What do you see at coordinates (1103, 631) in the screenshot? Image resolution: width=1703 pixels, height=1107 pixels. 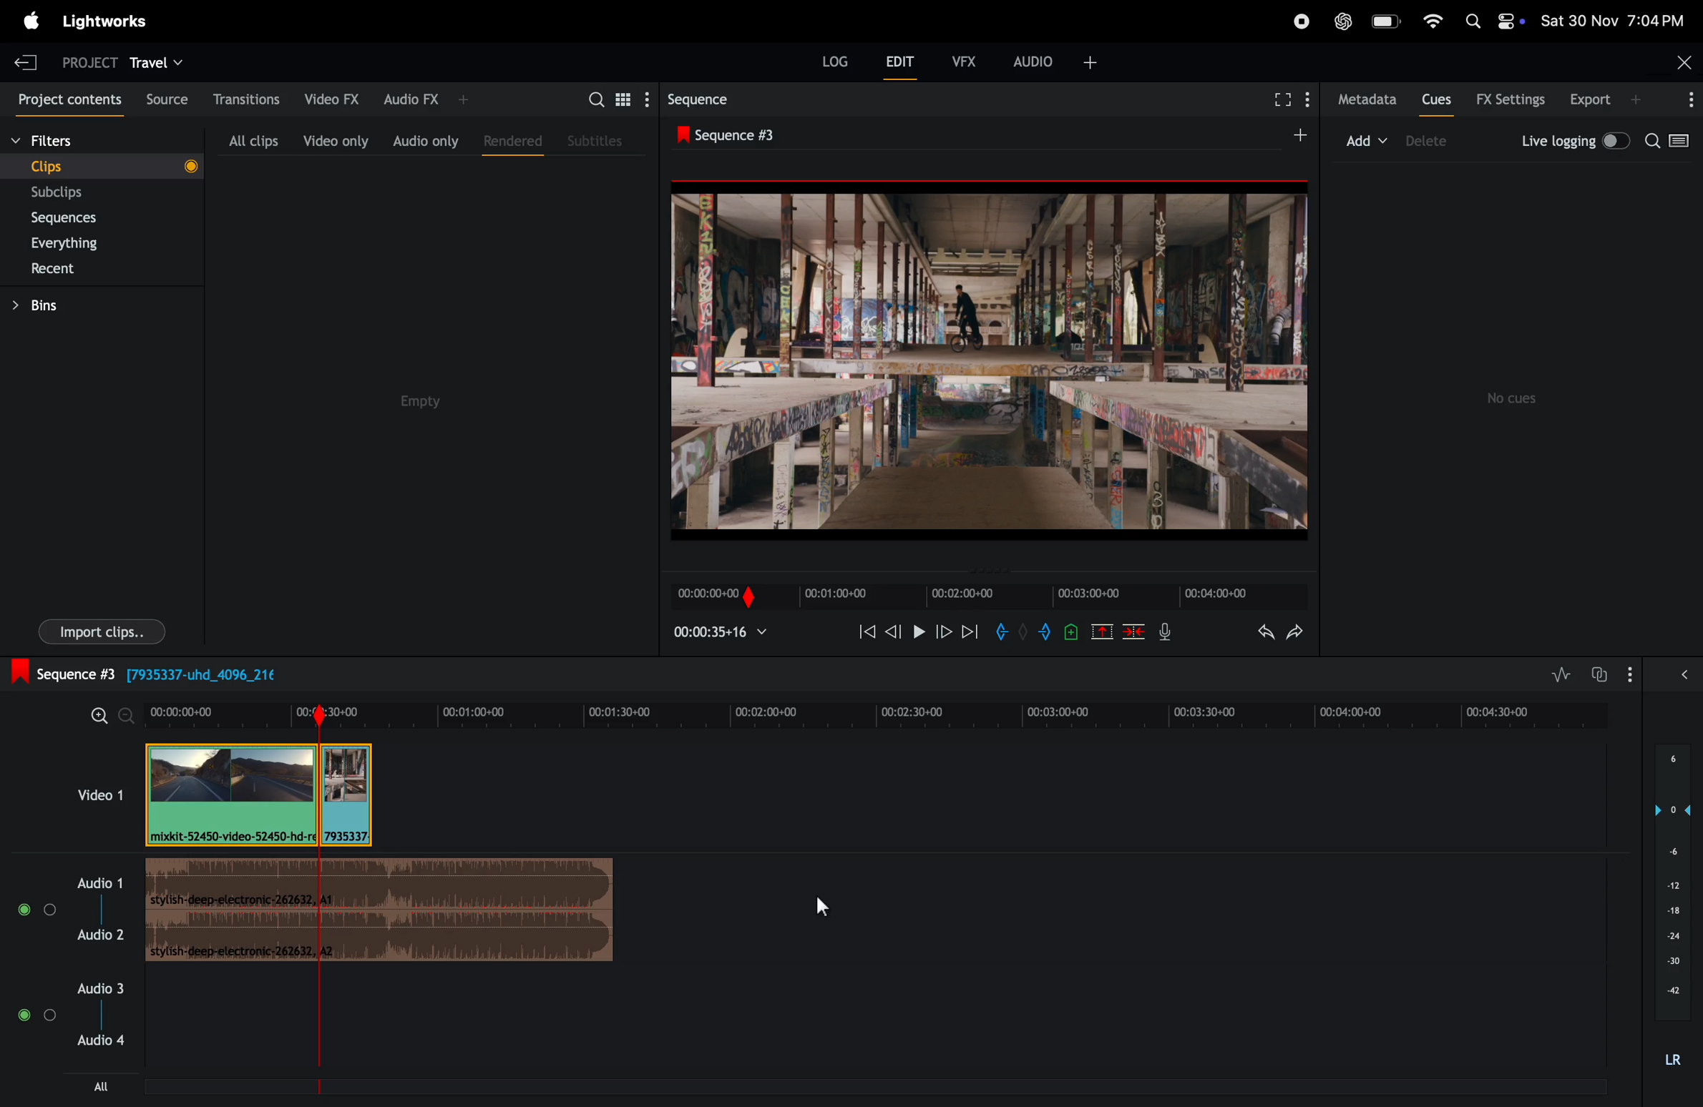 I see `` at bounding box center [1103, 631].